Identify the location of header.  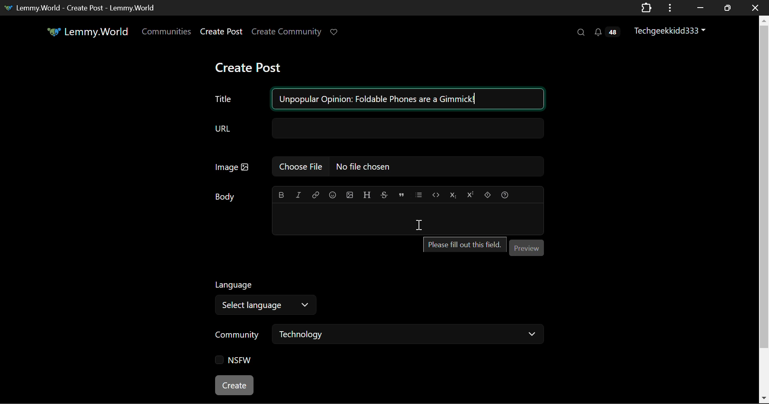
(367, 194).